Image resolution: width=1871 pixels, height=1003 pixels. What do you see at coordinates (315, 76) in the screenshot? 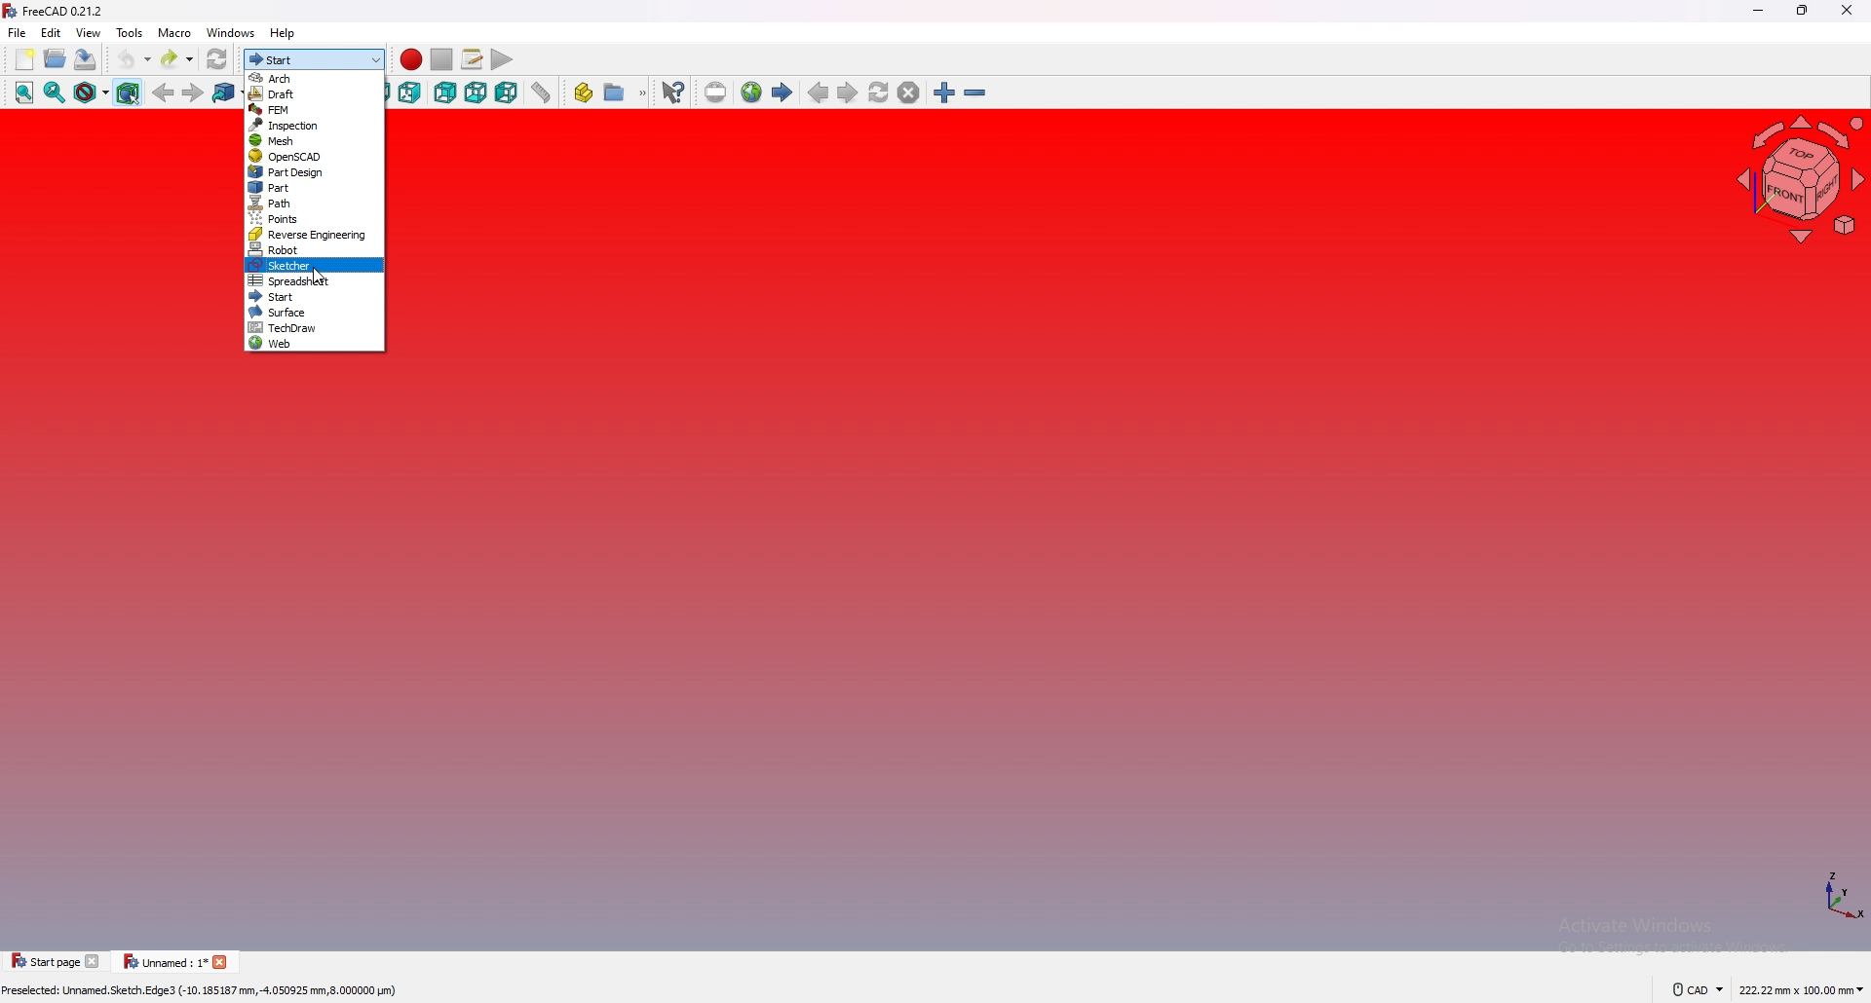
I see `arch` at bounding box center [315, 76].